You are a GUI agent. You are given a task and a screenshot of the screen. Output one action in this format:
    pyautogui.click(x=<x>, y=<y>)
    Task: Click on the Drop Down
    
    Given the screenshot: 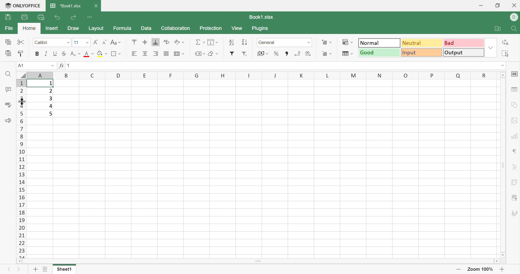 What is the action you would take?
    pyautogui.click(x=218, y=42)
    